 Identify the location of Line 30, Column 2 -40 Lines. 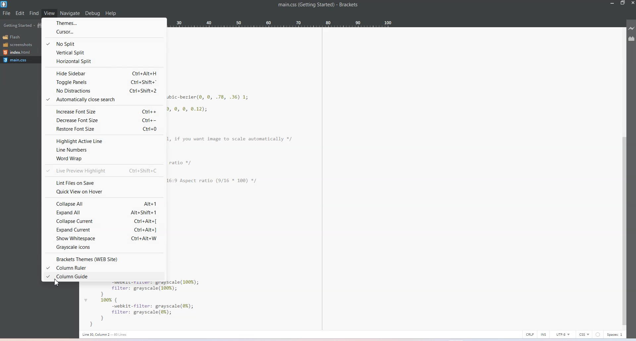
(110, 334).